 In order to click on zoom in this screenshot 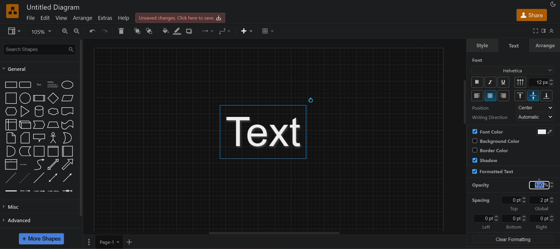, I will do `click(43, 32)`.